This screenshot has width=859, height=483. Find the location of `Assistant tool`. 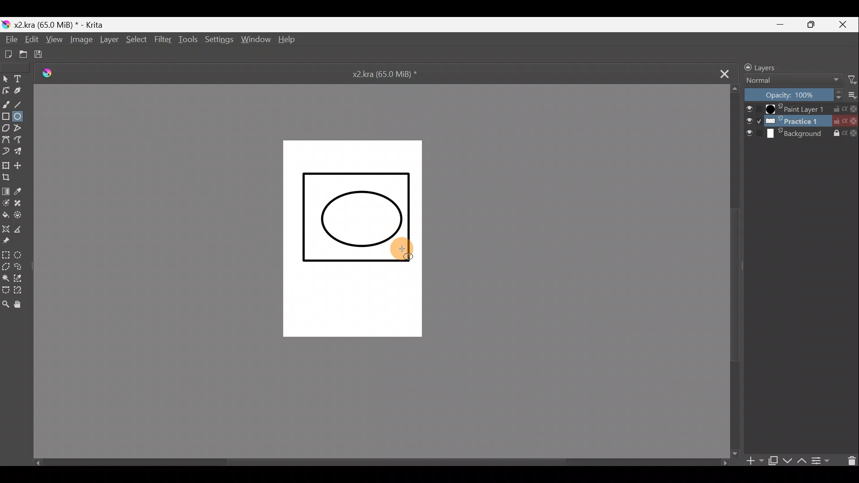

Assistant tool is located at coordinates (6, 228).